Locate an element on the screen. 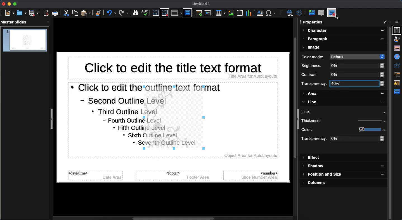 The image size is (402, 220). Fontwork is located at coordinates (281, 14).